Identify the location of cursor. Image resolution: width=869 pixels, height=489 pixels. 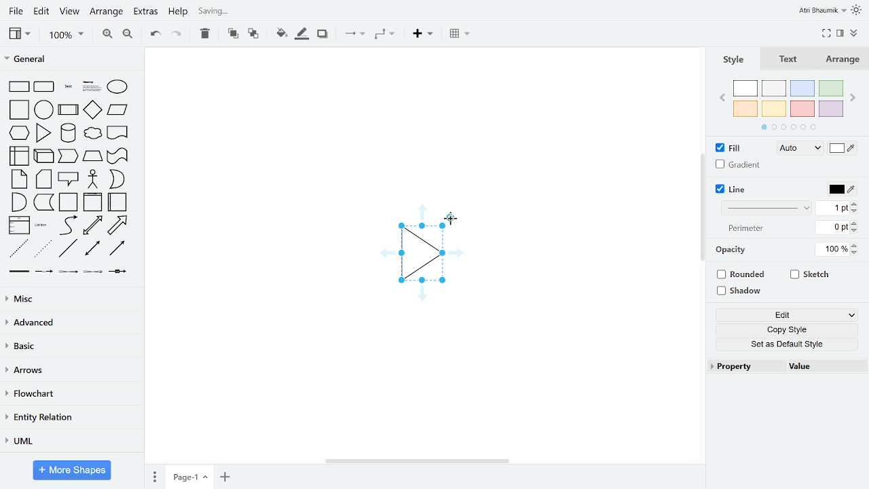
(452, 219).